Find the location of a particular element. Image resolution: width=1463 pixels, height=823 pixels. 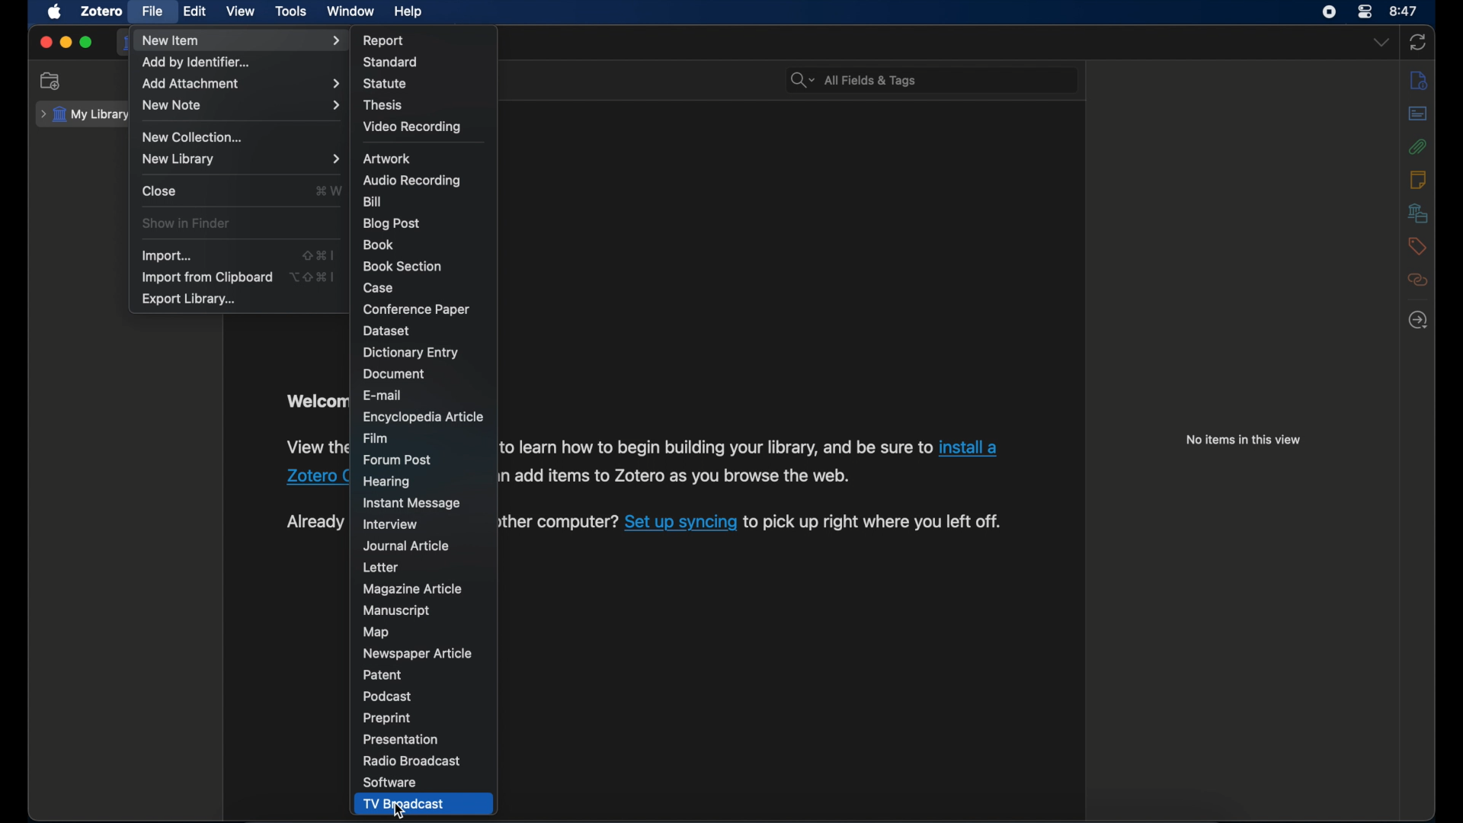

Welcome to Zotero! is located at coordinates (312, 401).